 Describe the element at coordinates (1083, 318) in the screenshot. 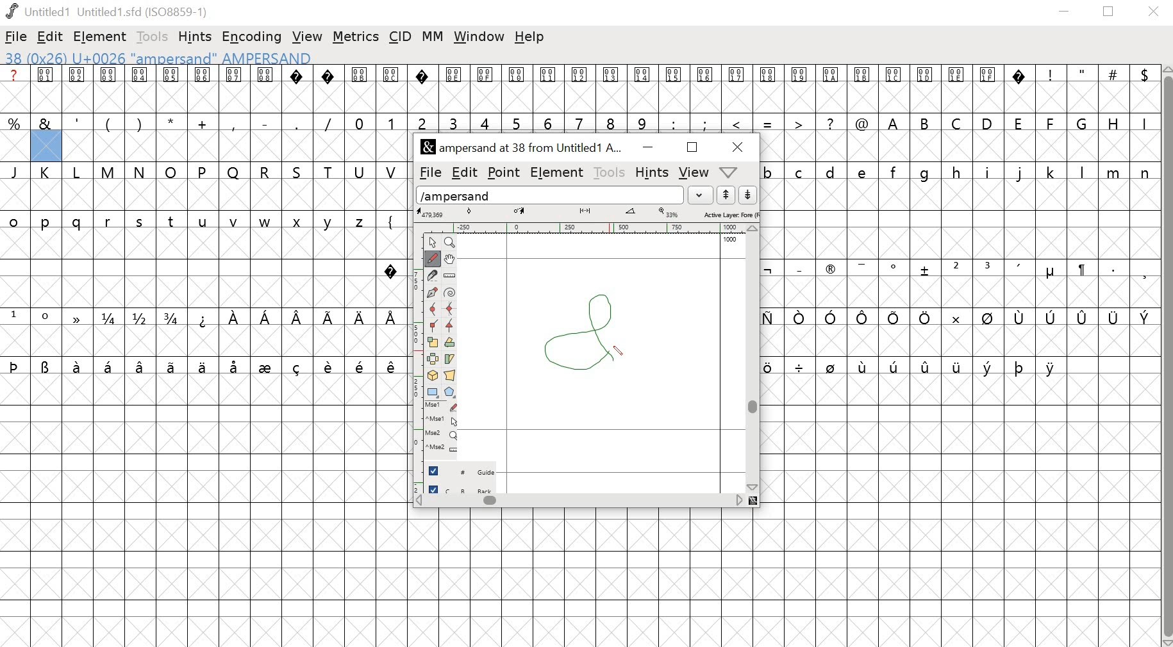

I see `symbol` at that location.